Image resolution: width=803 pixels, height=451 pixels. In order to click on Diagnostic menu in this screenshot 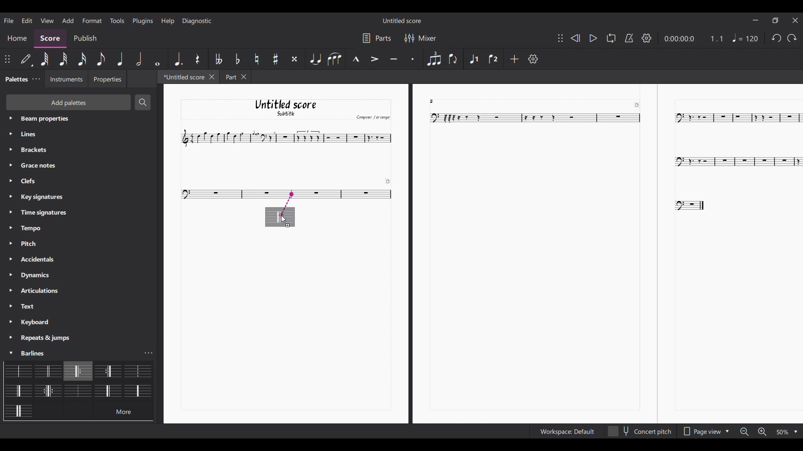, I will do `click(197, 21)`.